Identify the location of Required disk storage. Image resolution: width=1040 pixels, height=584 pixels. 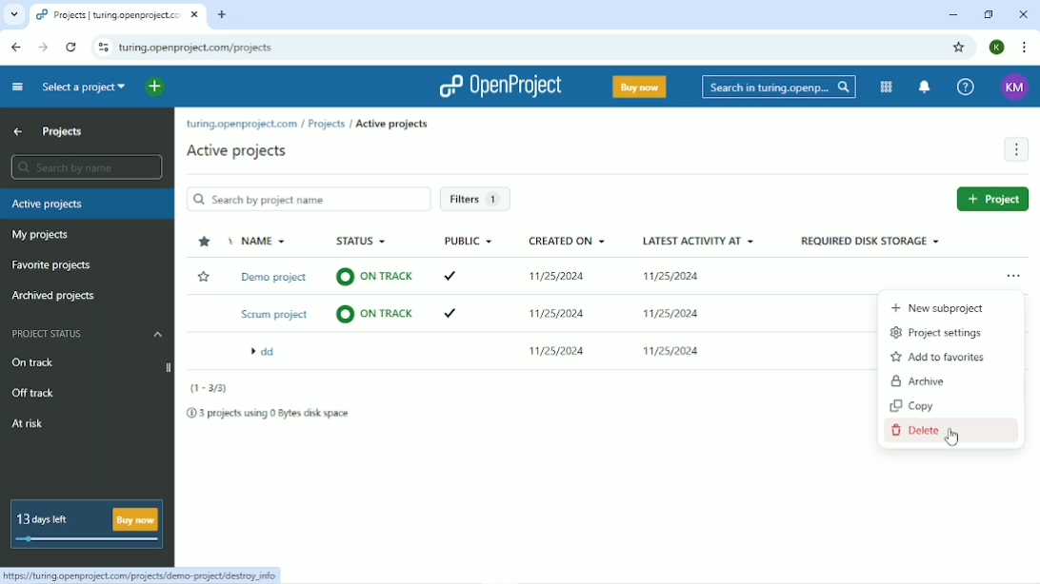
(869, 243).